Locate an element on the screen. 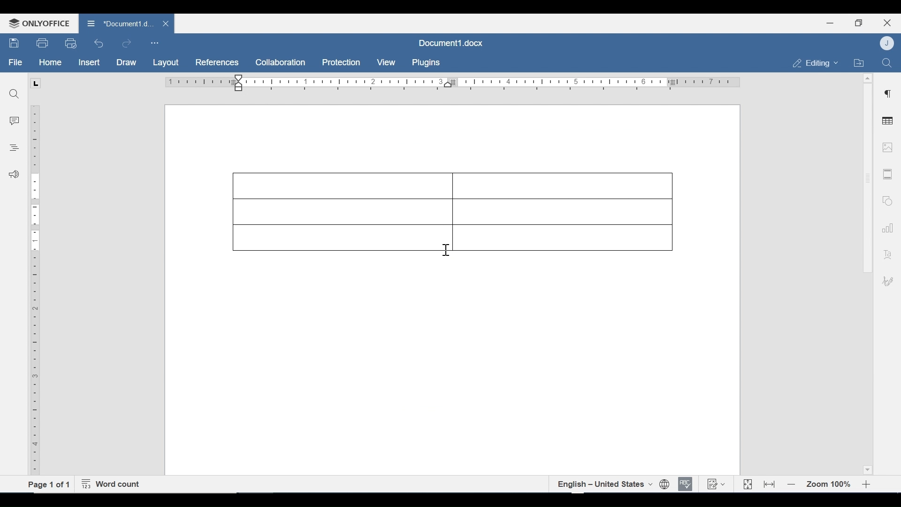 Image resolution: width=901 pixels, height=507 pixels. Signature is located at coordinates (886, 282).